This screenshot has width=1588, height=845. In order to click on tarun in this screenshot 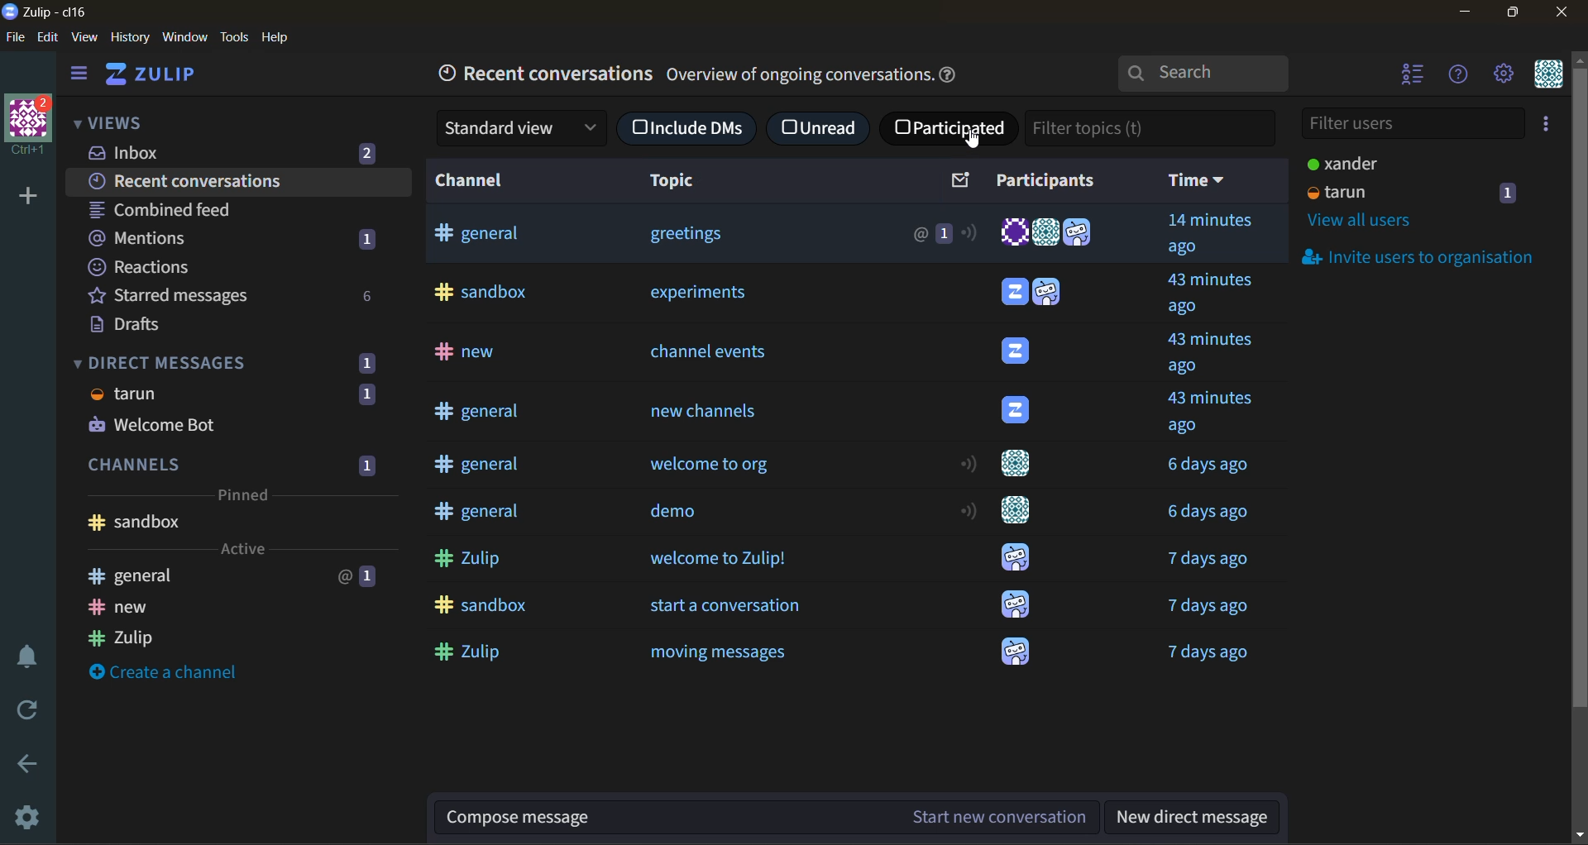, I will do `click(233, 395)`.